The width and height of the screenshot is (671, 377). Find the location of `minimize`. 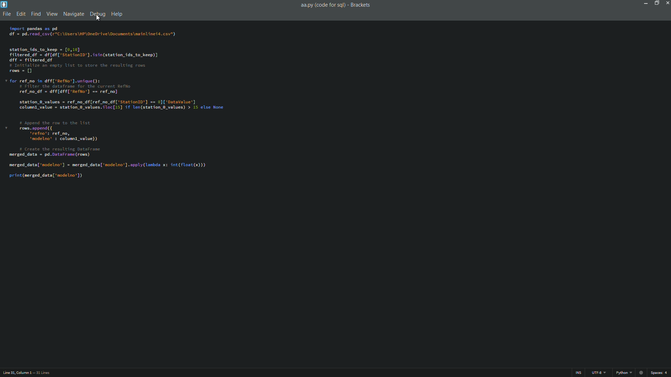

minimize is located at coordinates (645, 3).